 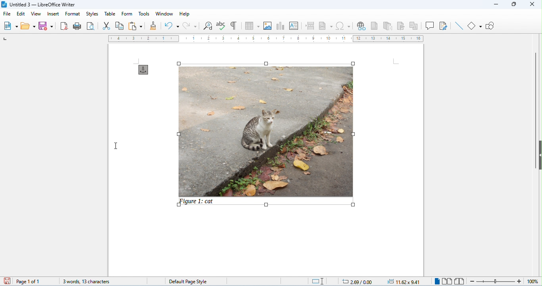 What do you see at coordinates (82, 280) in the screenshot?
I see `word count` at bounding box center [82, 280].